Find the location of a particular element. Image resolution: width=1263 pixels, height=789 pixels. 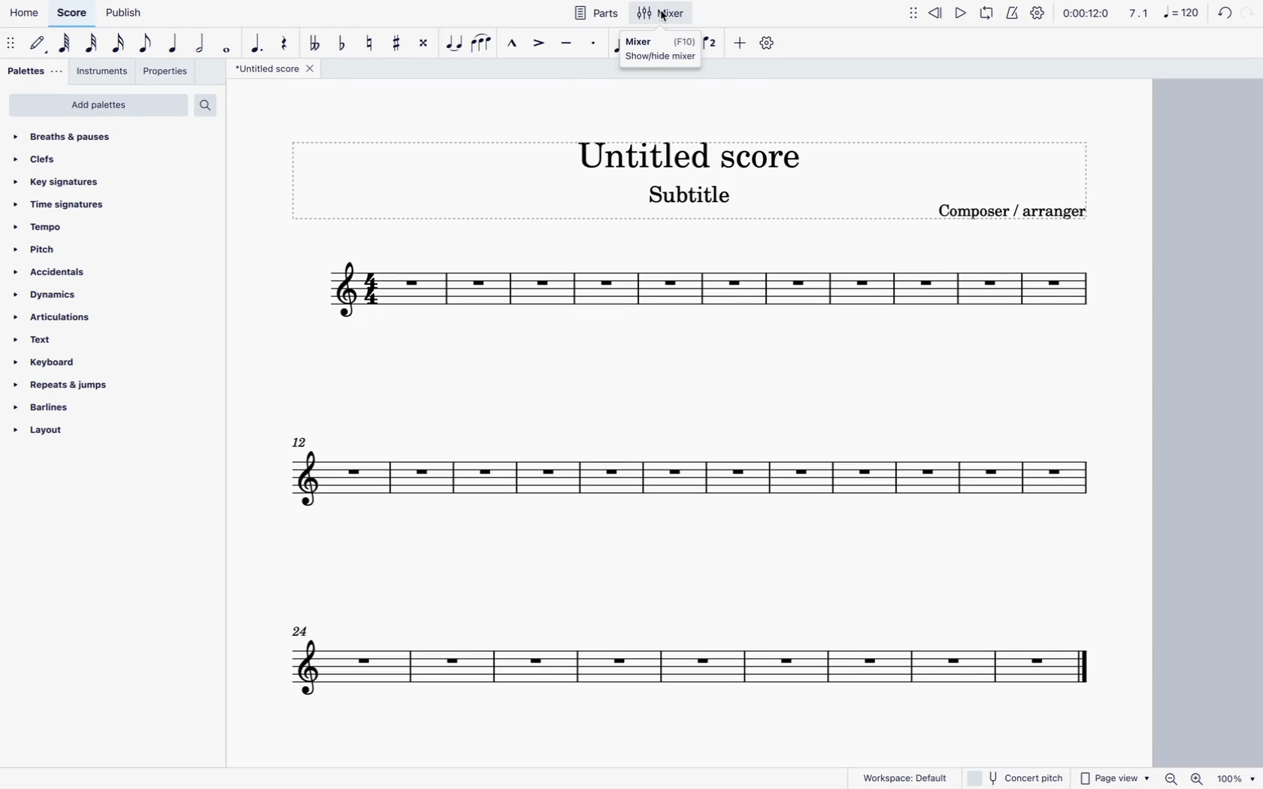

toggle double flat is located at coordinates (313, 42).